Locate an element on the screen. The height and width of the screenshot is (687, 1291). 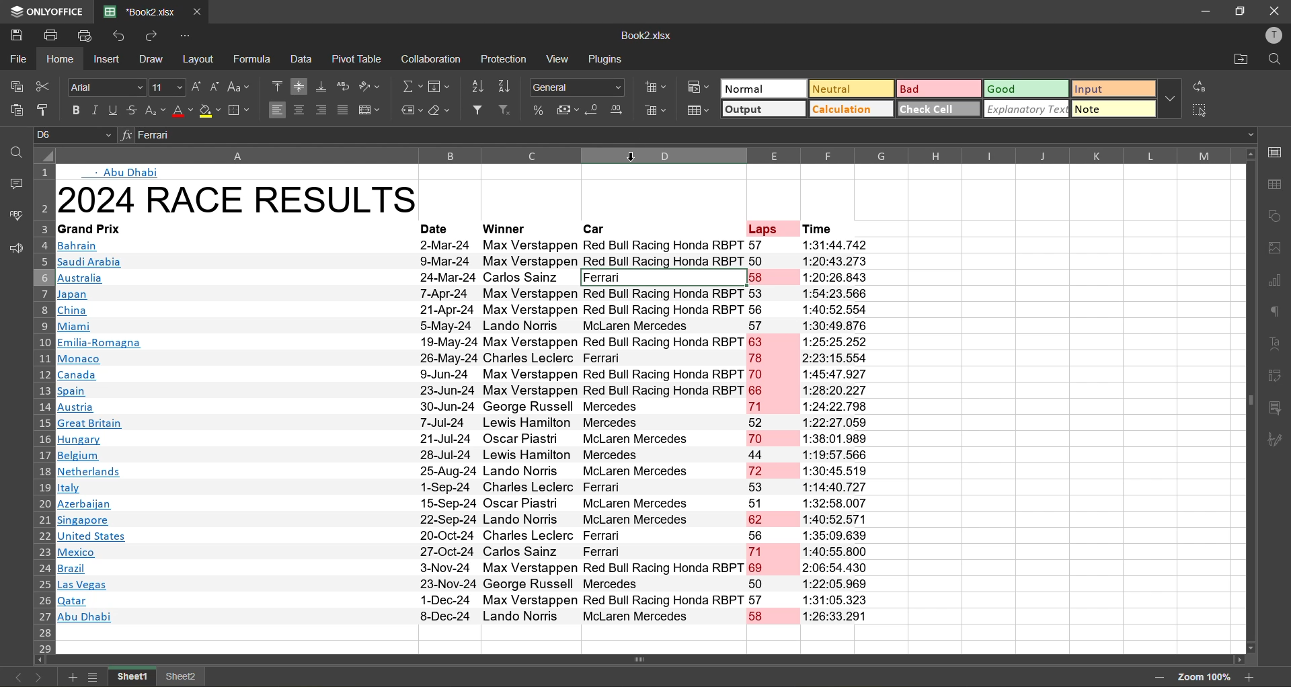
find is located at coordinates (16, 150).